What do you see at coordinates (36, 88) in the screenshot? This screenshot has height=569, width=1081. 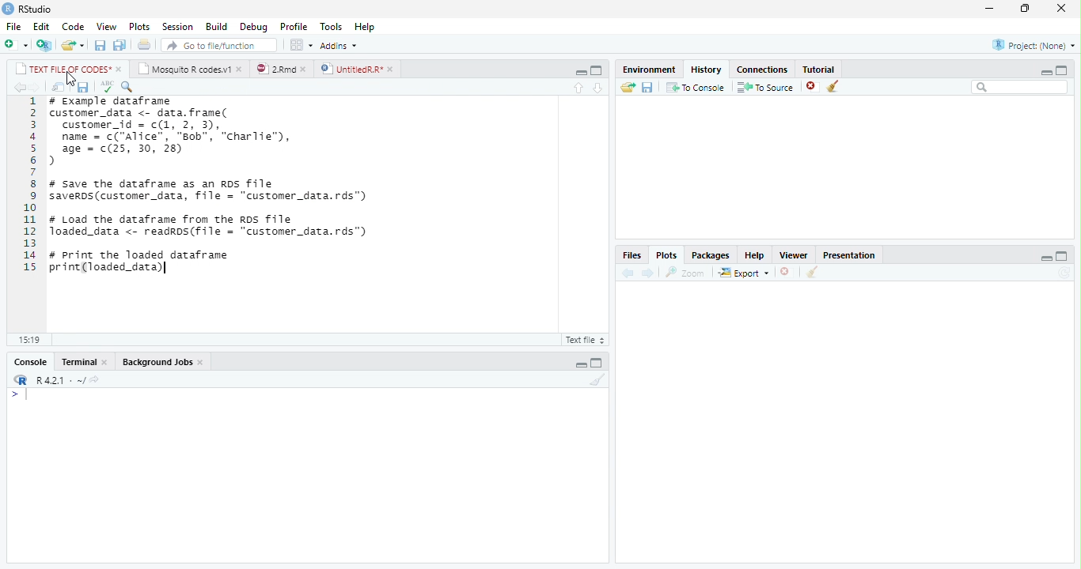 I see `forward` at bounding box center [36, 88].